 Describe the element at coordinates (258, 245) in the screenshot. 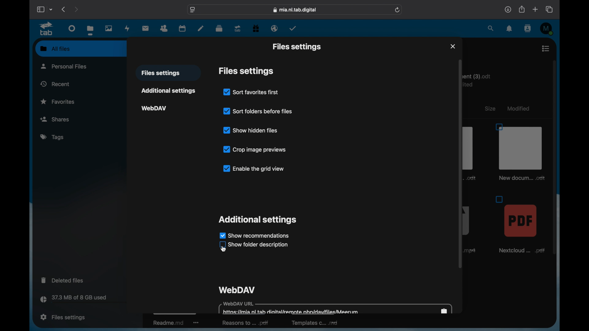

I see `show folder description` at that location.